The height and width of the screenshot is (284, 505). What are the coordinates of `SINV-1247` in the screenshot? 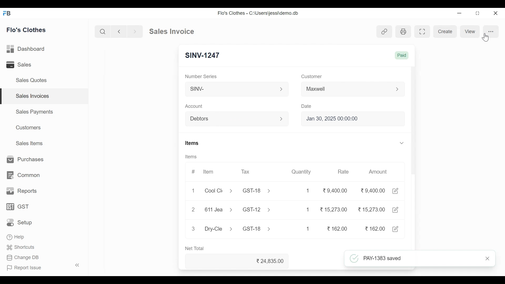 It's located at (203, 54).